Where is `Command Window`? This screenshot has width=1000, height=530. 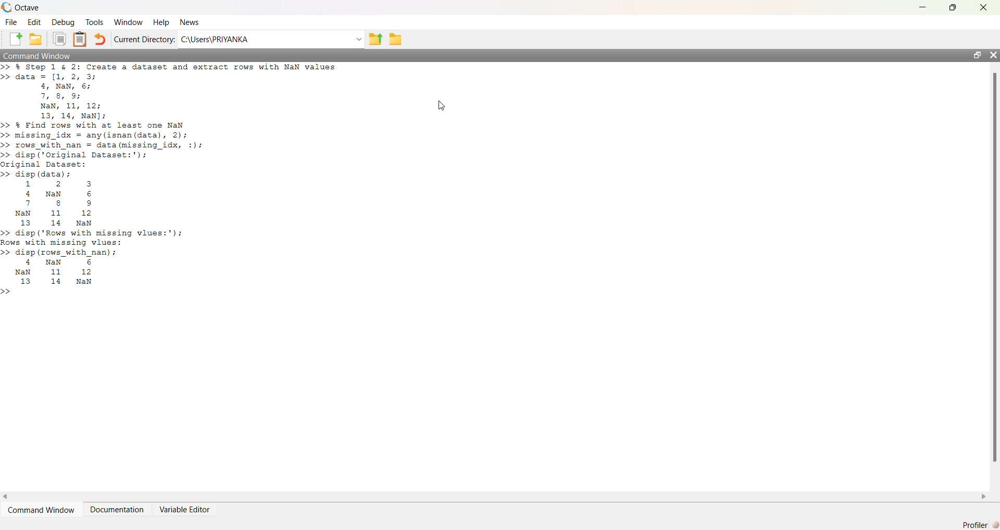
Command Window is located at coordinates (41, 510).